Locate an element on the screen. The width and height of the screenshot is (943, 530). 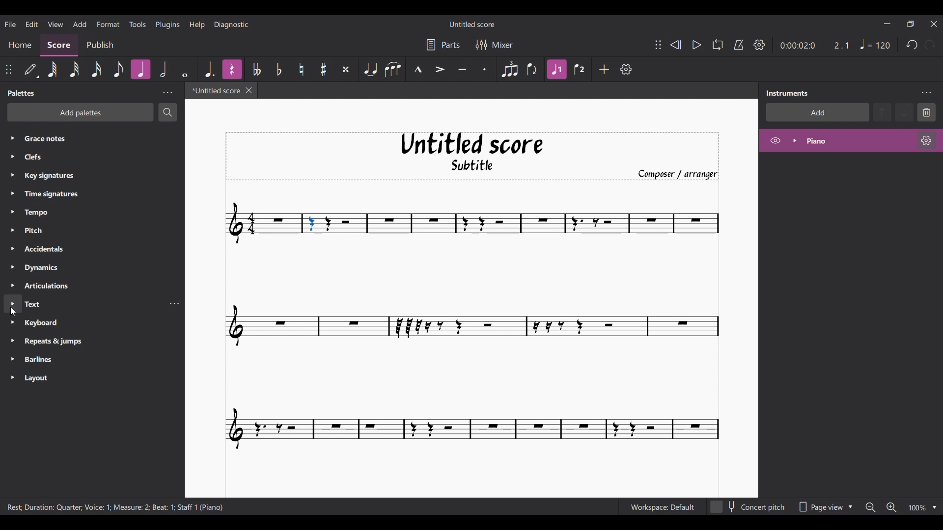
Customize toolbar is located at coordinates (626, 69).